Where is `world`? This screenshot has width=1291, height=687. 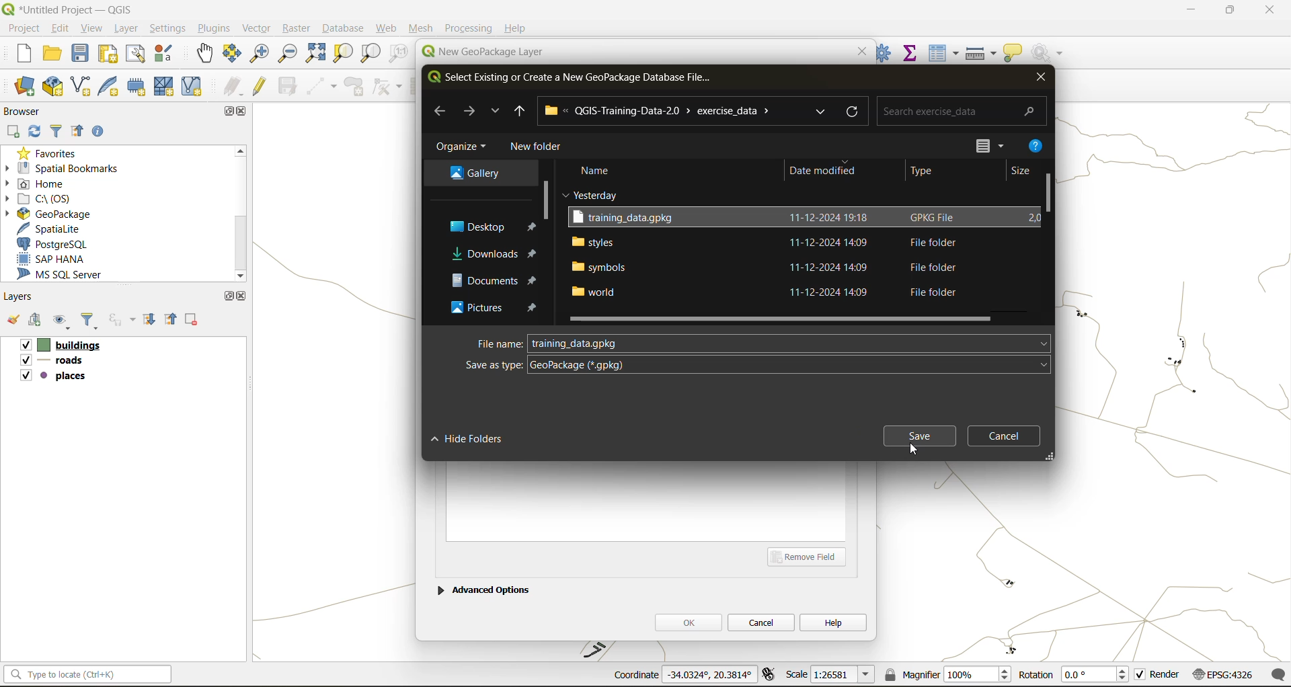 world is located at coordinates (596, 293).